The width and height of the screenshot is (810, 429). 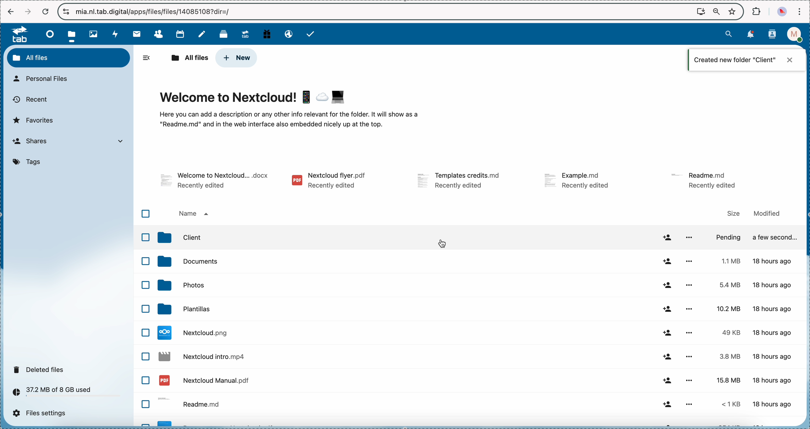 I want to click on more options, so click(x=688, y=285).